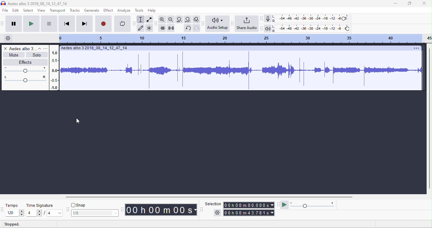 The height and width of the screenshot is (228, 432). Describe the element at coordinates (213, 203) in the screenshot. I see `selection` at that location.